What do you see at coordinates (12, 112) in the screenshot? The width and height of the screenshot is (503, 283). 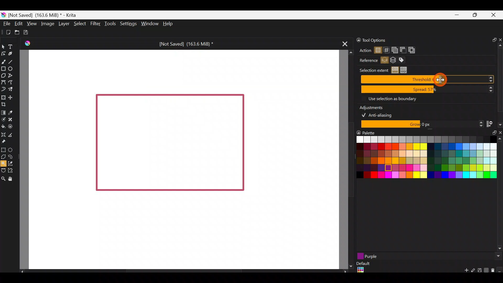 I see `Sample a colour from the image/current layer` at bounding box center [12, 112].